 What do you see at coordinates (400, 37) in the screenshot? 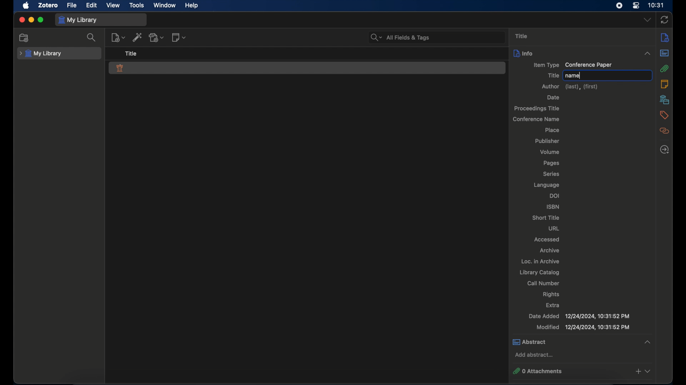
I see `all fields & tags` at bounding box center [400, 37].